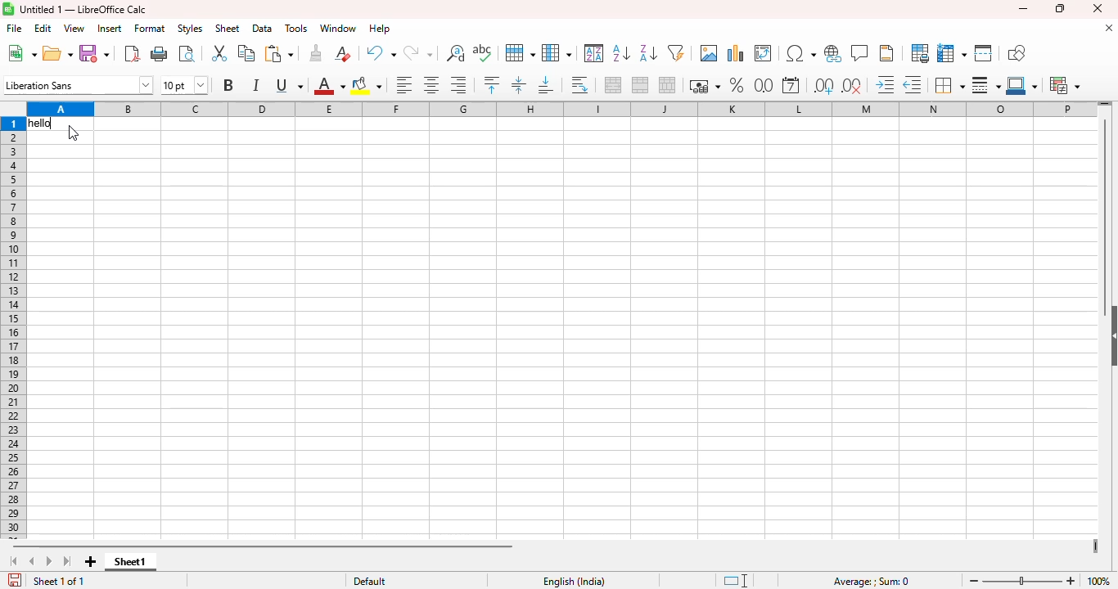 The width and height of the screenshot is (1118, 589). I want to click on align left, so click(403, 85).